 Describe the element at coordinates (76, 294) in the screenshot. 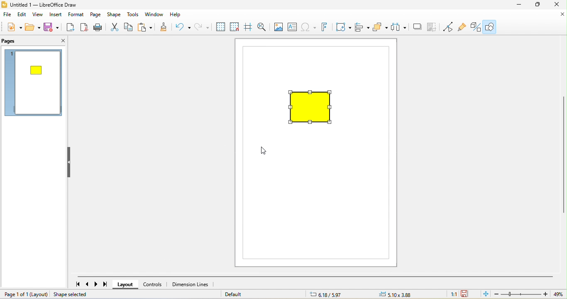

I see `shape selected` at that location.